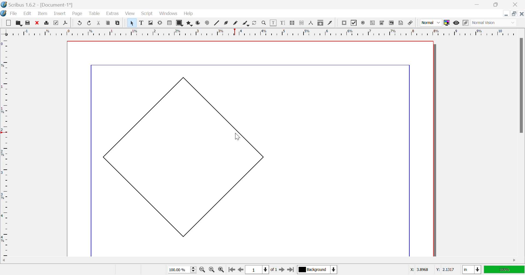  Describe the element at coordinates (27, 22) in the screenshot. I see `Save` at that location.